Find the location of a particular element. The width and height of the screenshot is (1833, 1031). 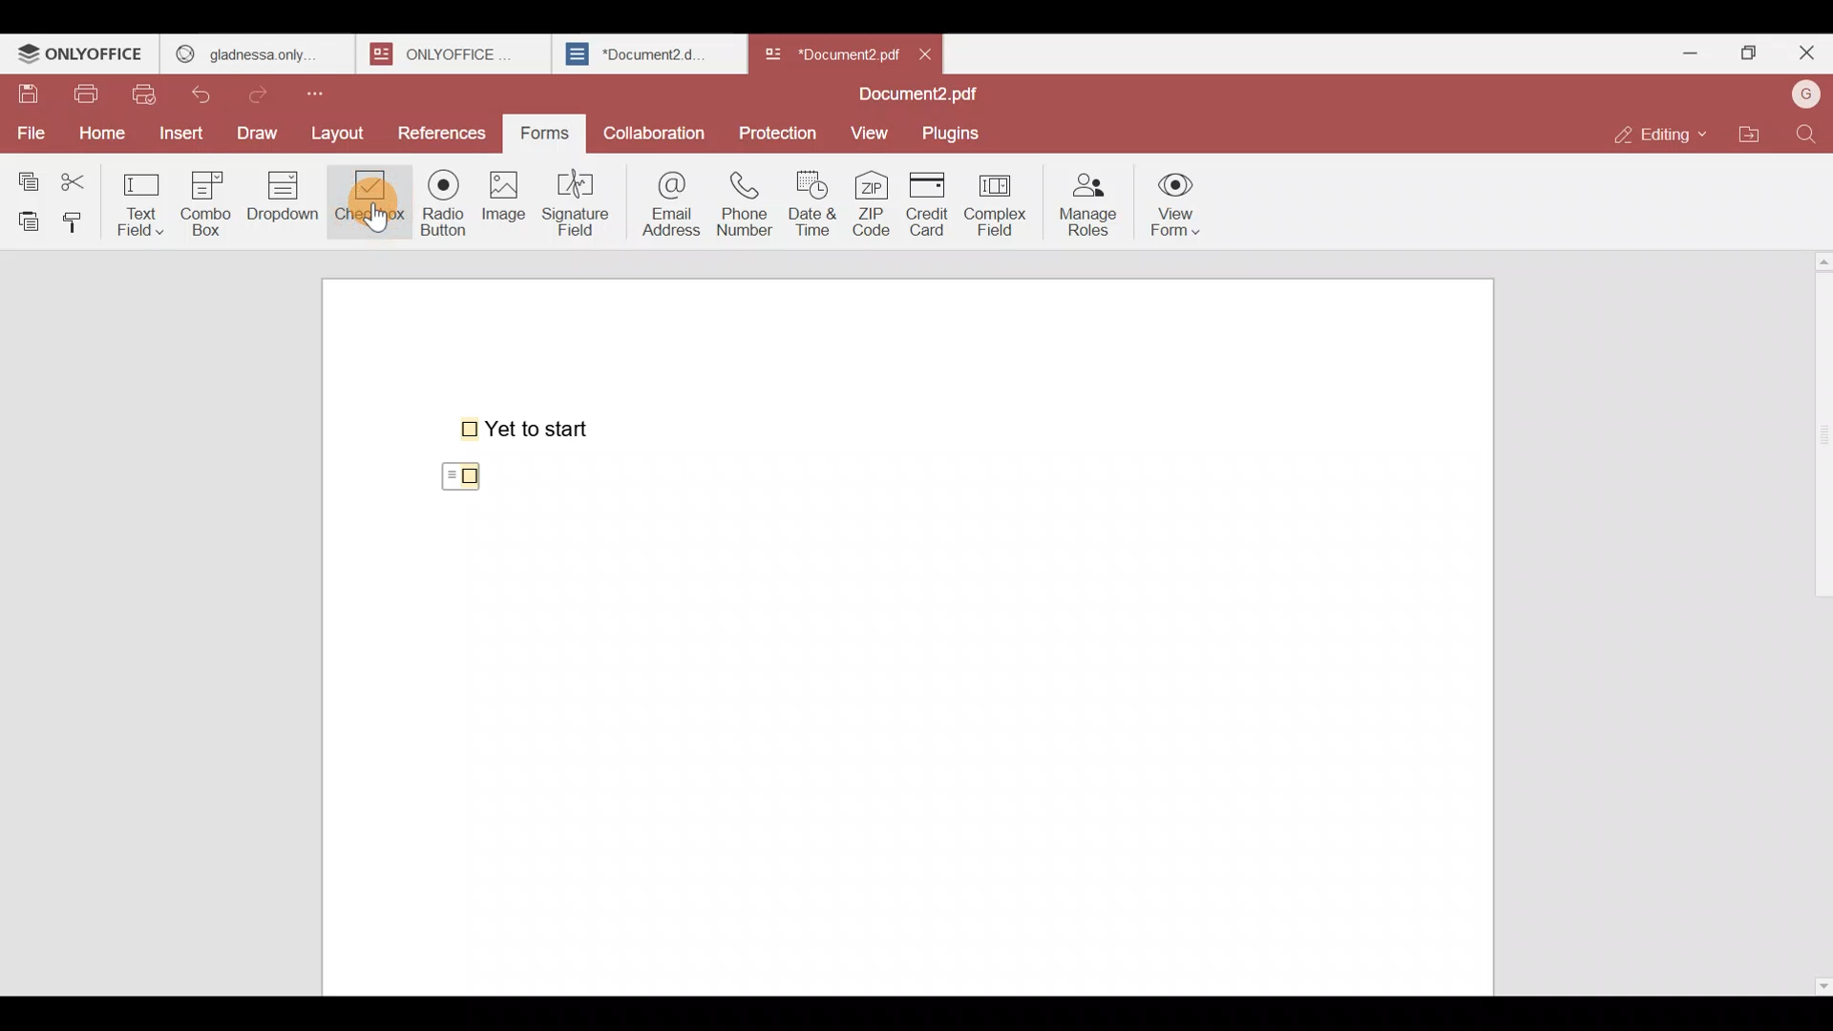

Complex field is located at coordinates (993, 206).